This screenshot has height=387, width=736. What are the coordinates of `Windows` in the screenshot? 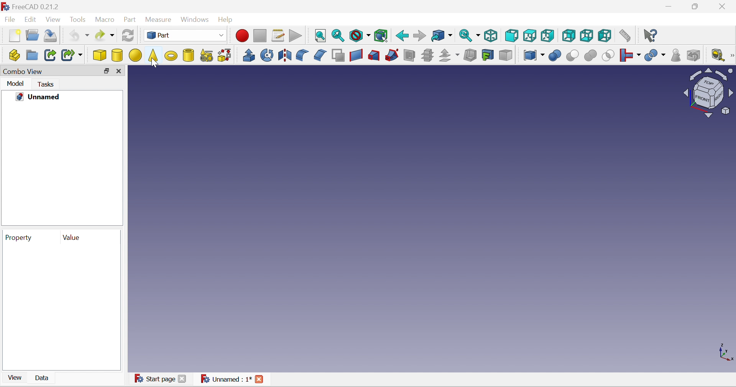 It's located at (195, 19).